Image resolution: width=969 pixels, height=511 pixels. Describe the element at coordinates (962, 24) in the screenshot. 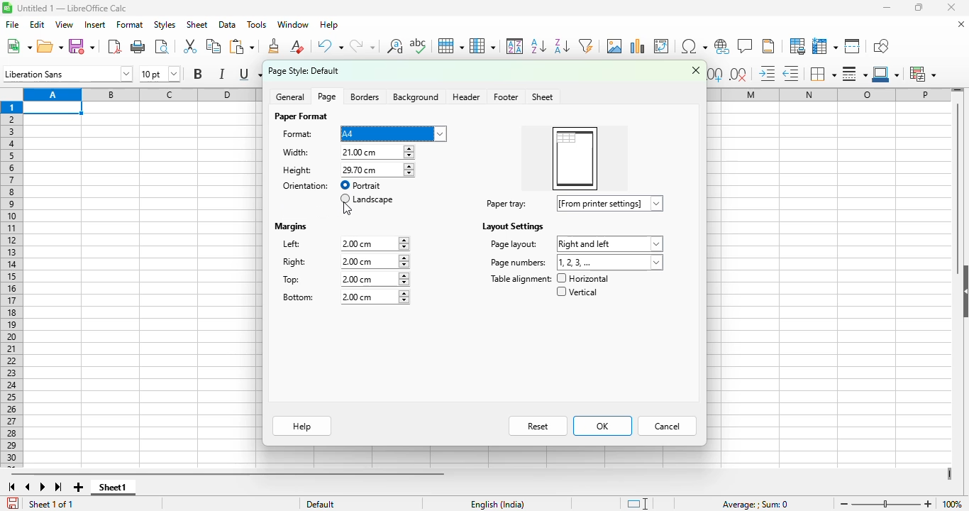

I see `close document` at that location.